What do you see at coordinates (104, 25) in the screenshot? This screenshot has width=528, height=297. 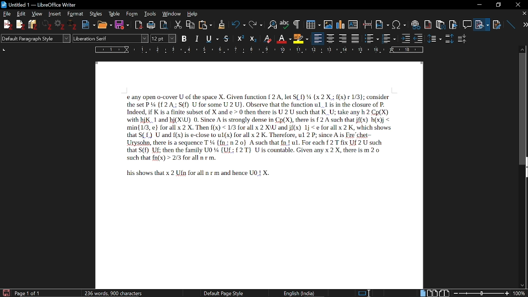 I see `Open` at bounding box center [104, 25].